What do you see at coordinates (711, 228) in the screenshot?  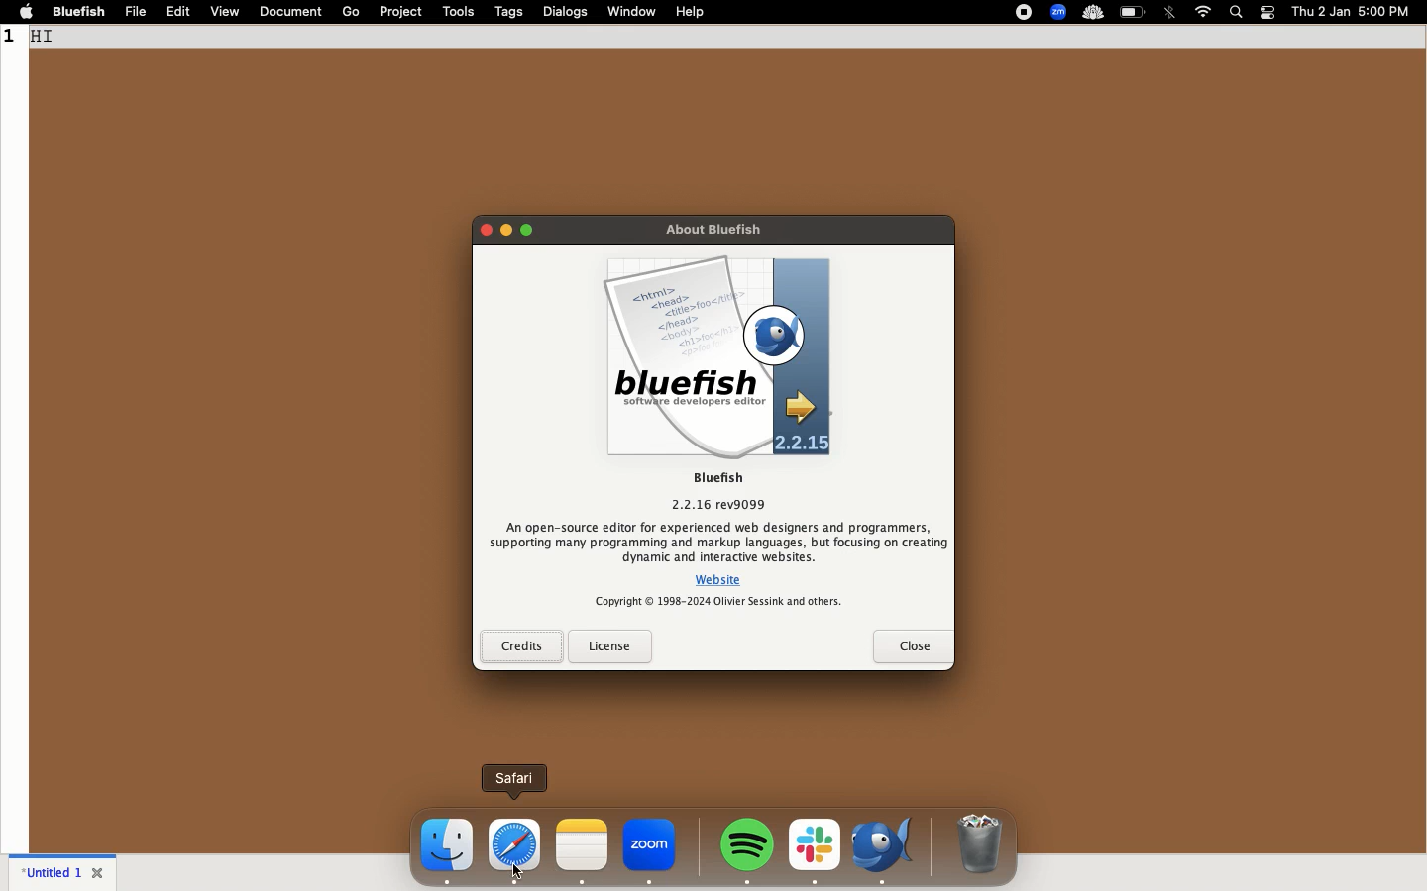 I see `about bluefish ` at bounding box center [711, 228].